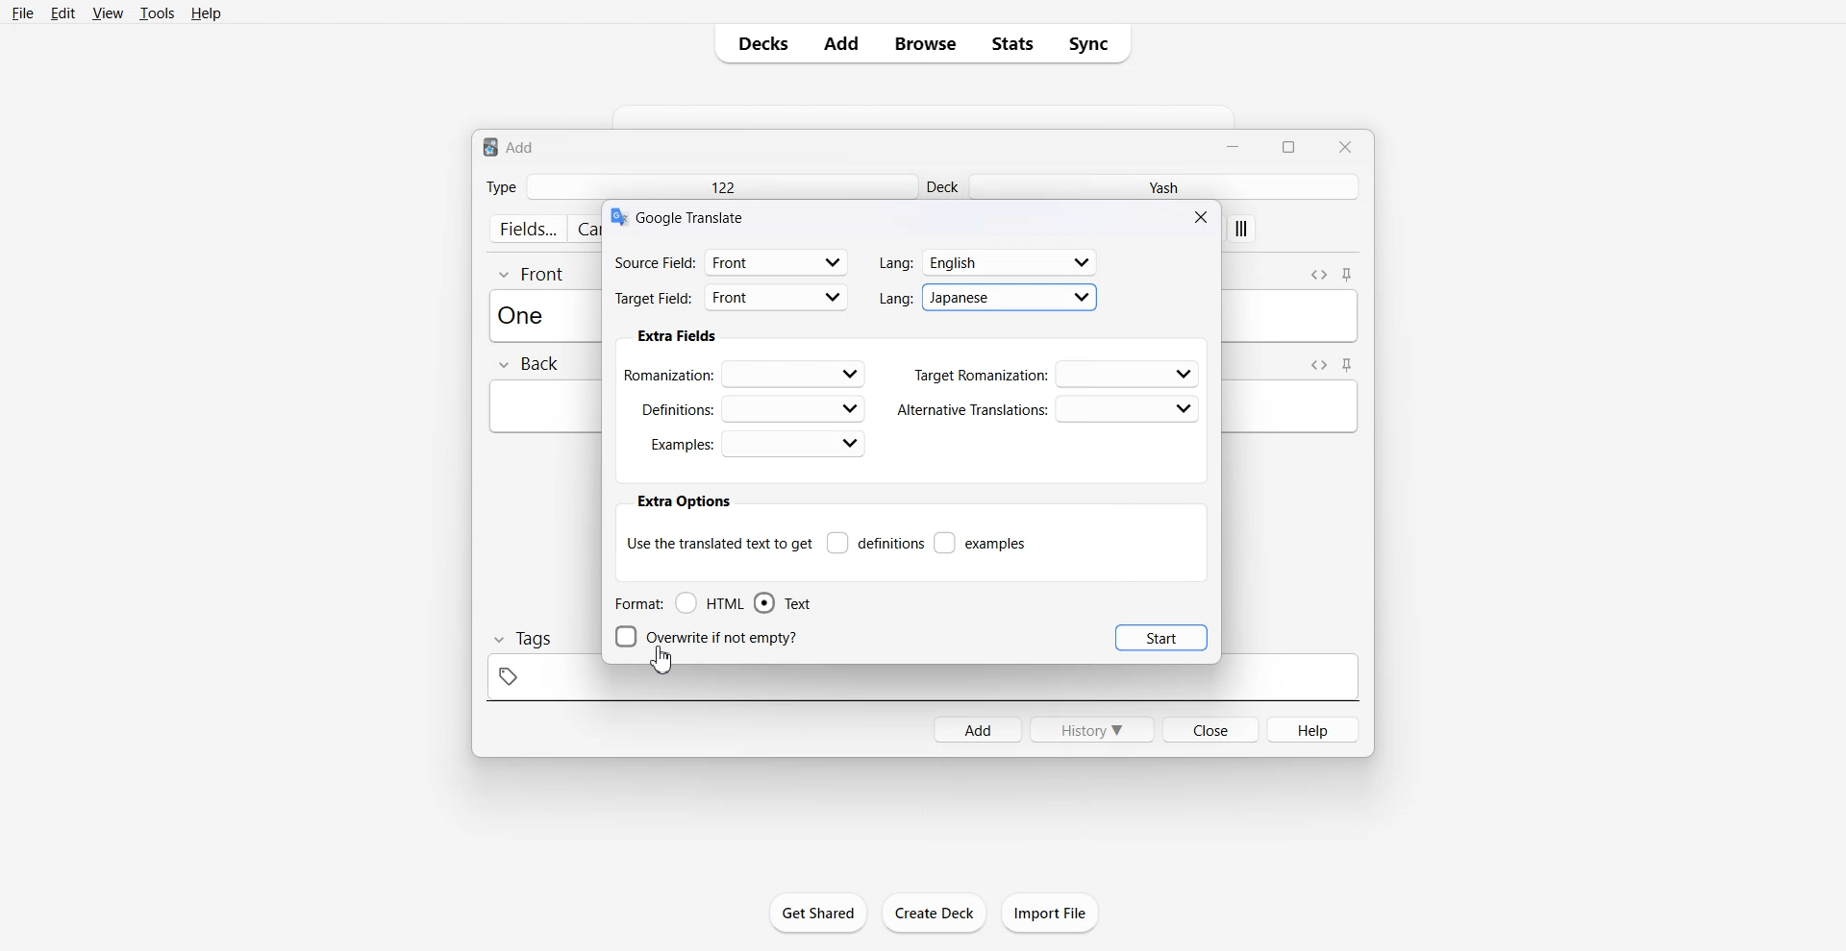 Image resolution: width=1846 pixels, height=951 pixels. What do you see at coordinates (62, 12) in the screenshot?
I see `Edit` at bounding box center [62, 12].